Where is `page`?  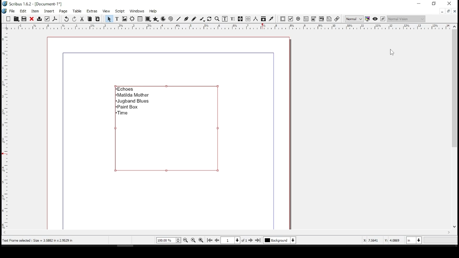
page is located at coordinates (64, 11).